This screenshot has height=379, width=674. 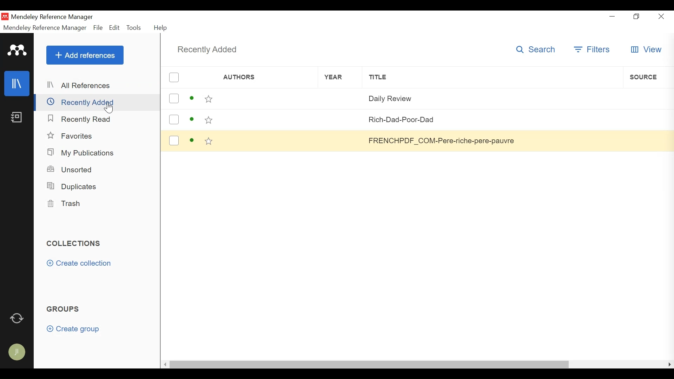 What do you see at coordinates (97, 86) in the screenshot?
I see `All References` at bounding box center [97, 86].